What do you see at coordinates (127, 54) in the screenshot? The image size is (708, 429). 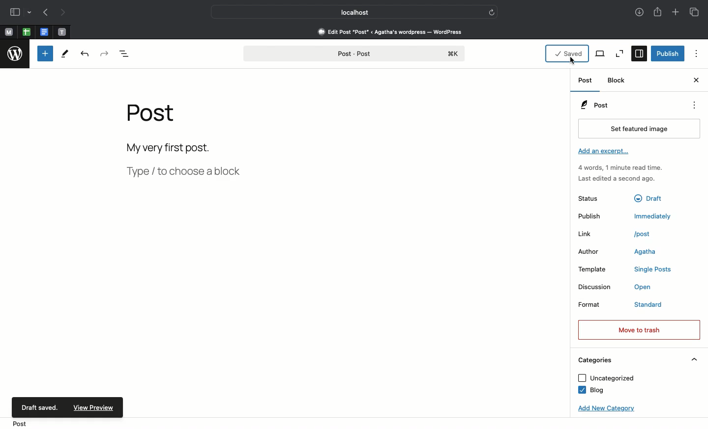 I see `Document overview` at bounding box center [127, 54].